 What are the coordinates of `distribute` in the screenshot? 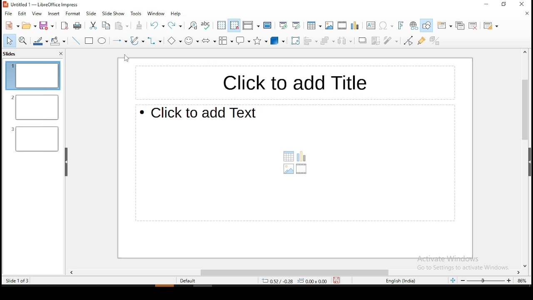 It's located at (345, 40).